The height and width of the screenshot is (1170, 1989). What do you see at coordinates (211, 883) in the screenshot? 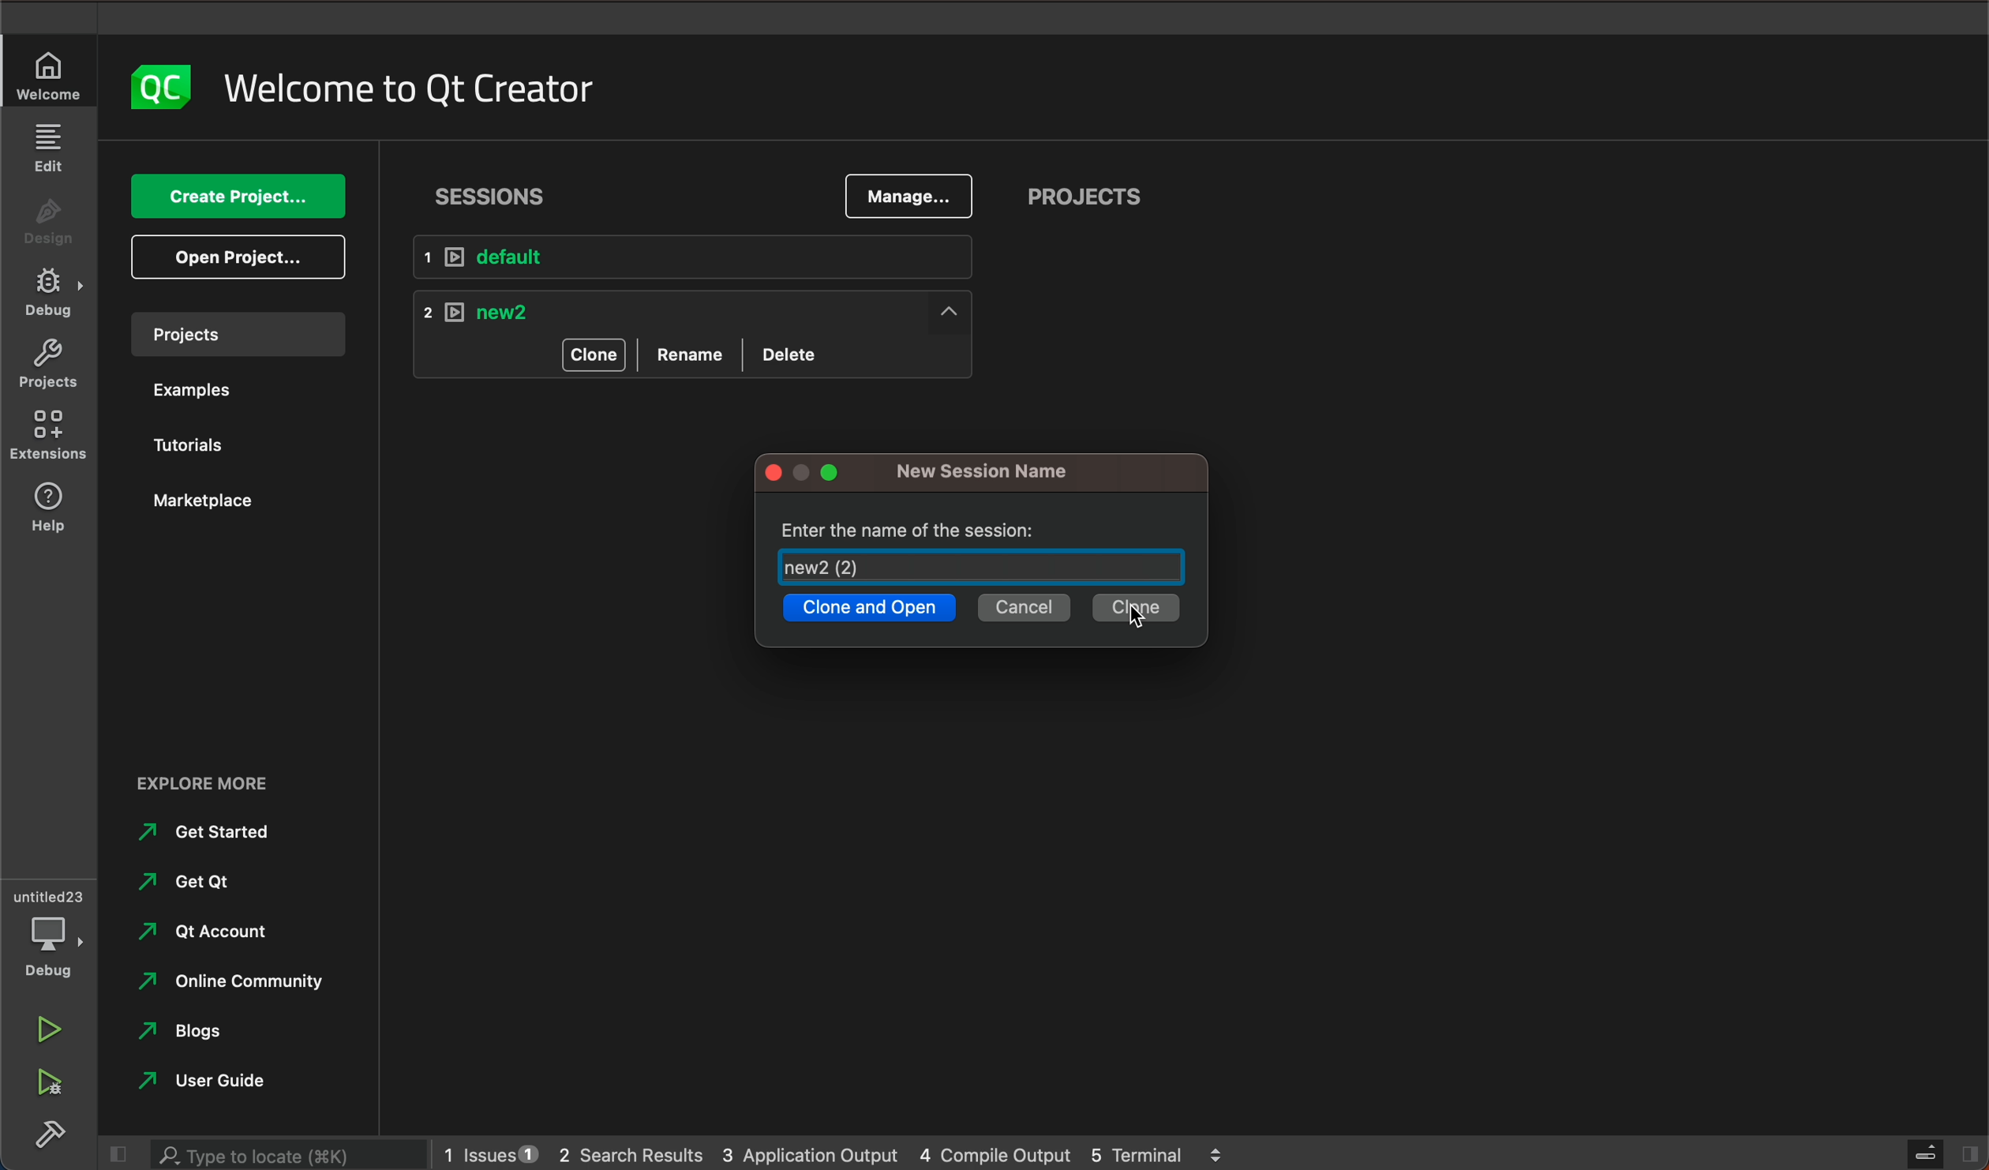
I see `get qt` at bounding box center [211, 883].